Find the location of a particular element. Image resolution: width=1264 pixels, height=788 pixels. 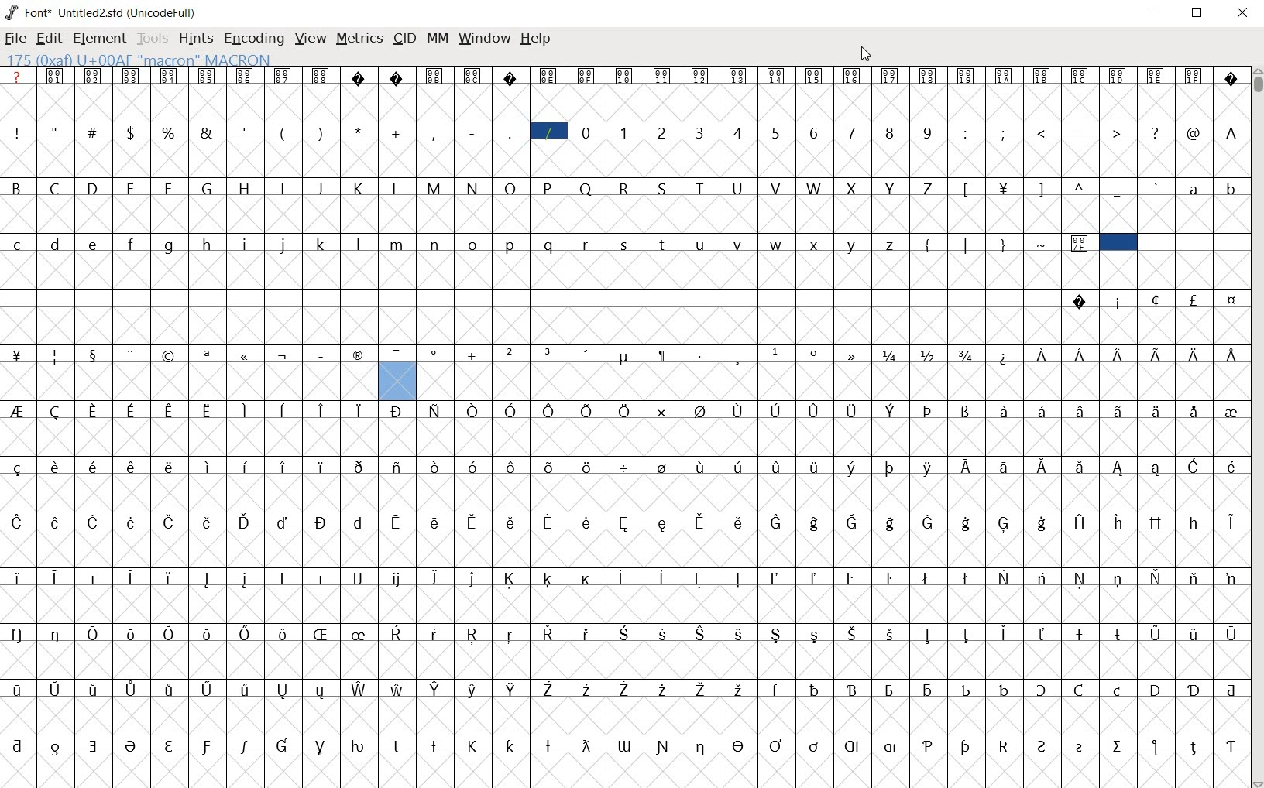

- is located at coordinates (472, 132).